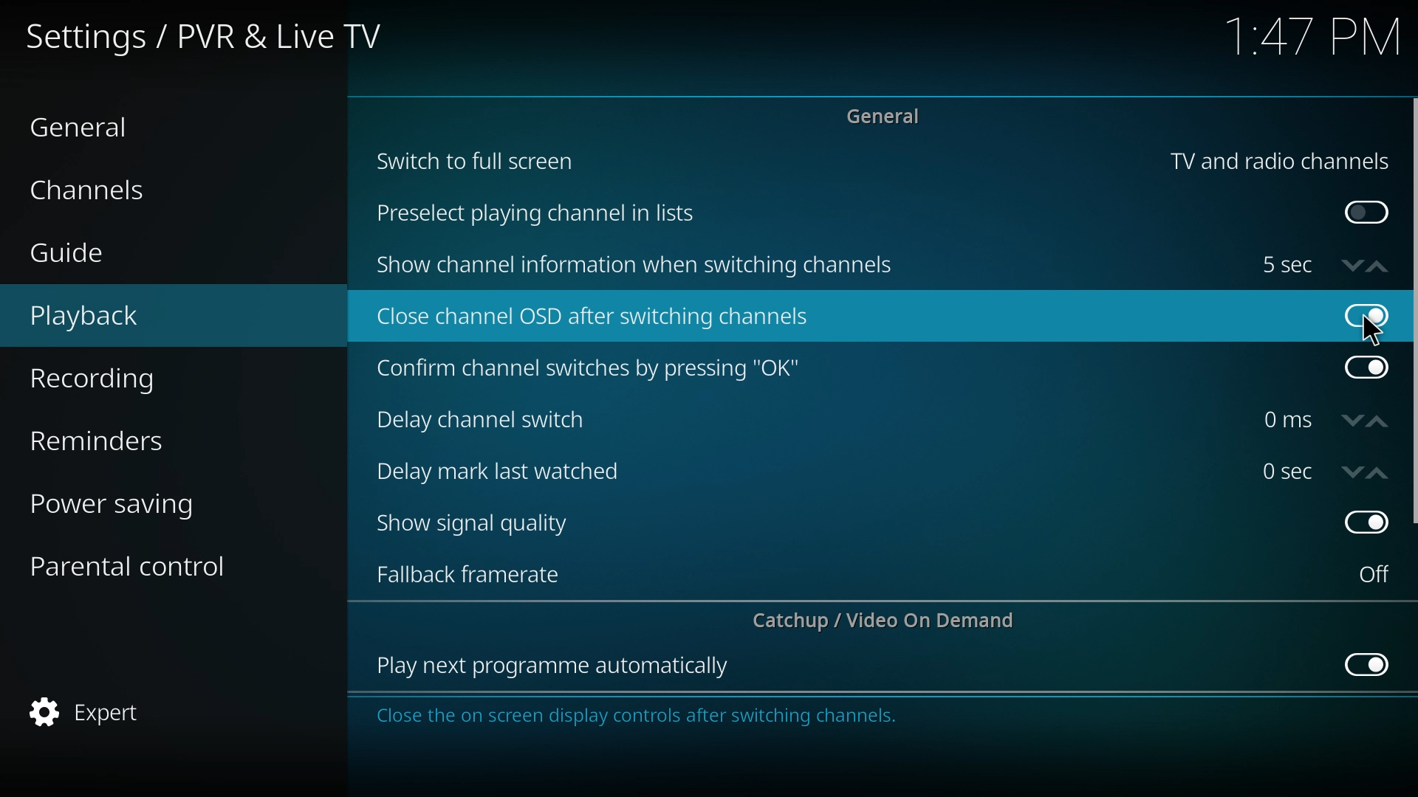  I want to click on increase time, so click(1378, 422).